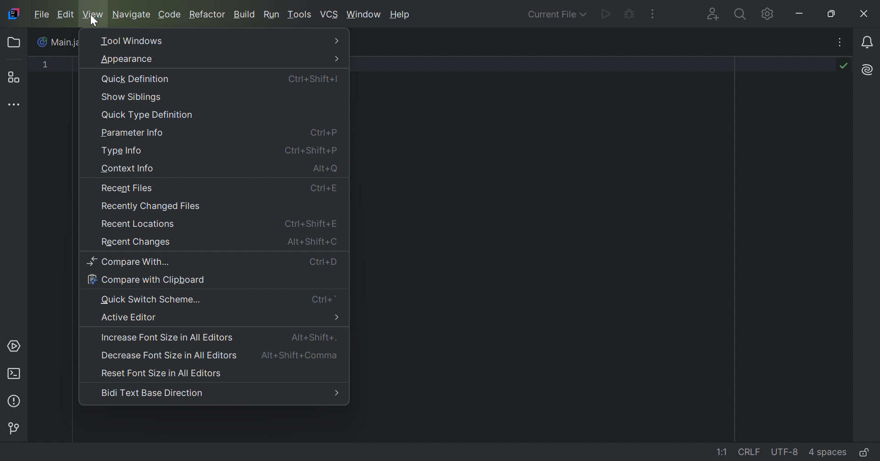 This screenshot has height=461, width=880. Describe the element at coordinates (16, 105) in the screenshot. I see `More tool windows` at that location.